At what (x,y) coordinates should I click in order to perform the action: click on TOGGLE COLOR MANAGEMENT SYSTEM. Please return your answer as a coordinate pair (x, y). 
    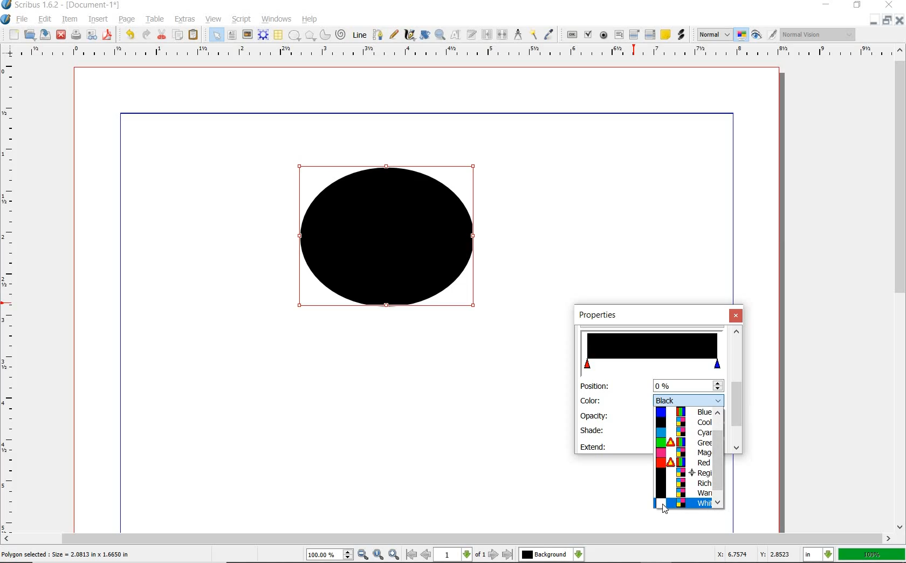
    Looking at the image, I should click on (742, 35).